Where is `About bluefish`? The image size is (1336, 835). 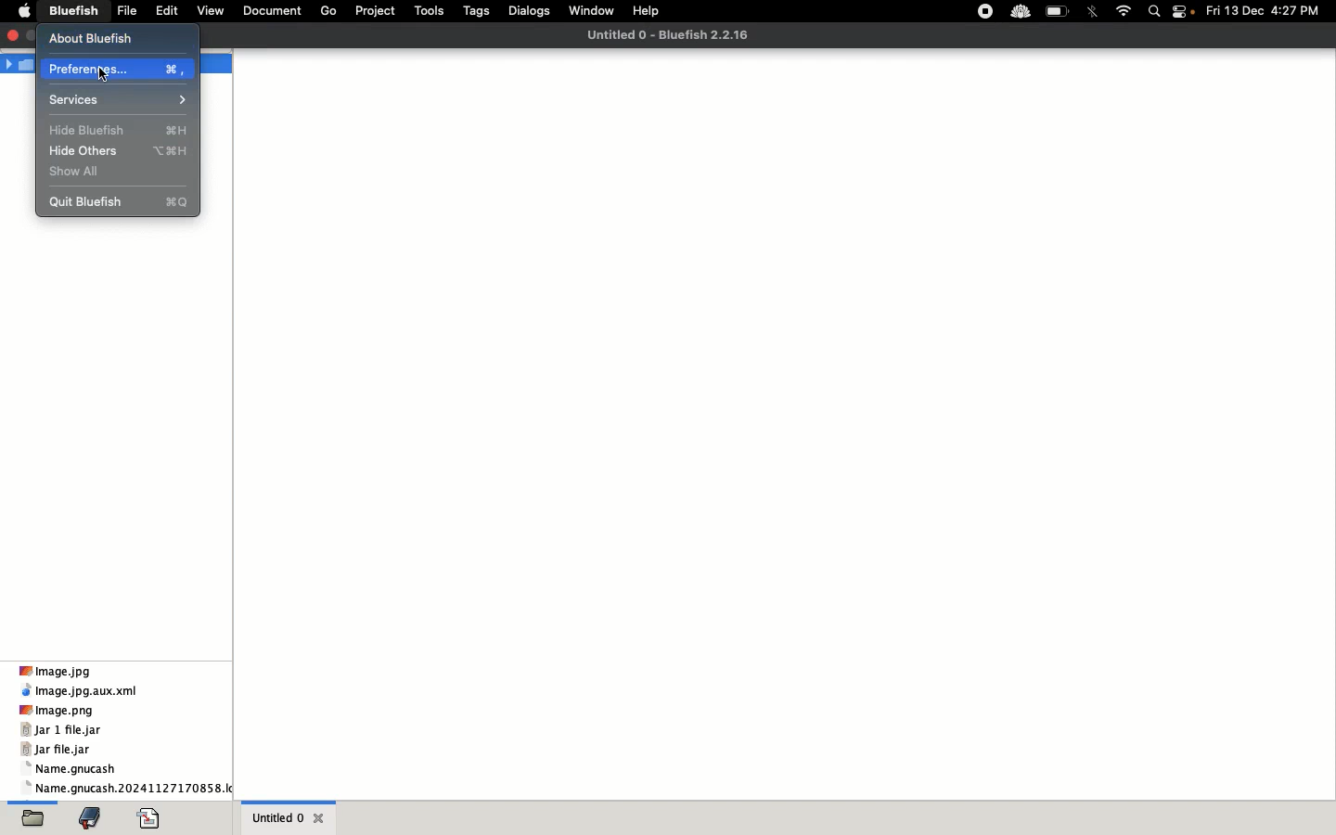
About bluefish is located at coordinates (99, 37).